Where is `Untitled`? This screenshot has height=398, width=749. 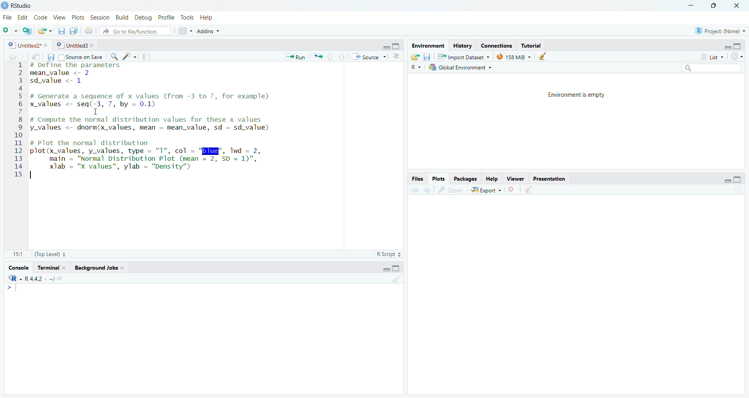 Untitled is located at coordinates (76, 44).